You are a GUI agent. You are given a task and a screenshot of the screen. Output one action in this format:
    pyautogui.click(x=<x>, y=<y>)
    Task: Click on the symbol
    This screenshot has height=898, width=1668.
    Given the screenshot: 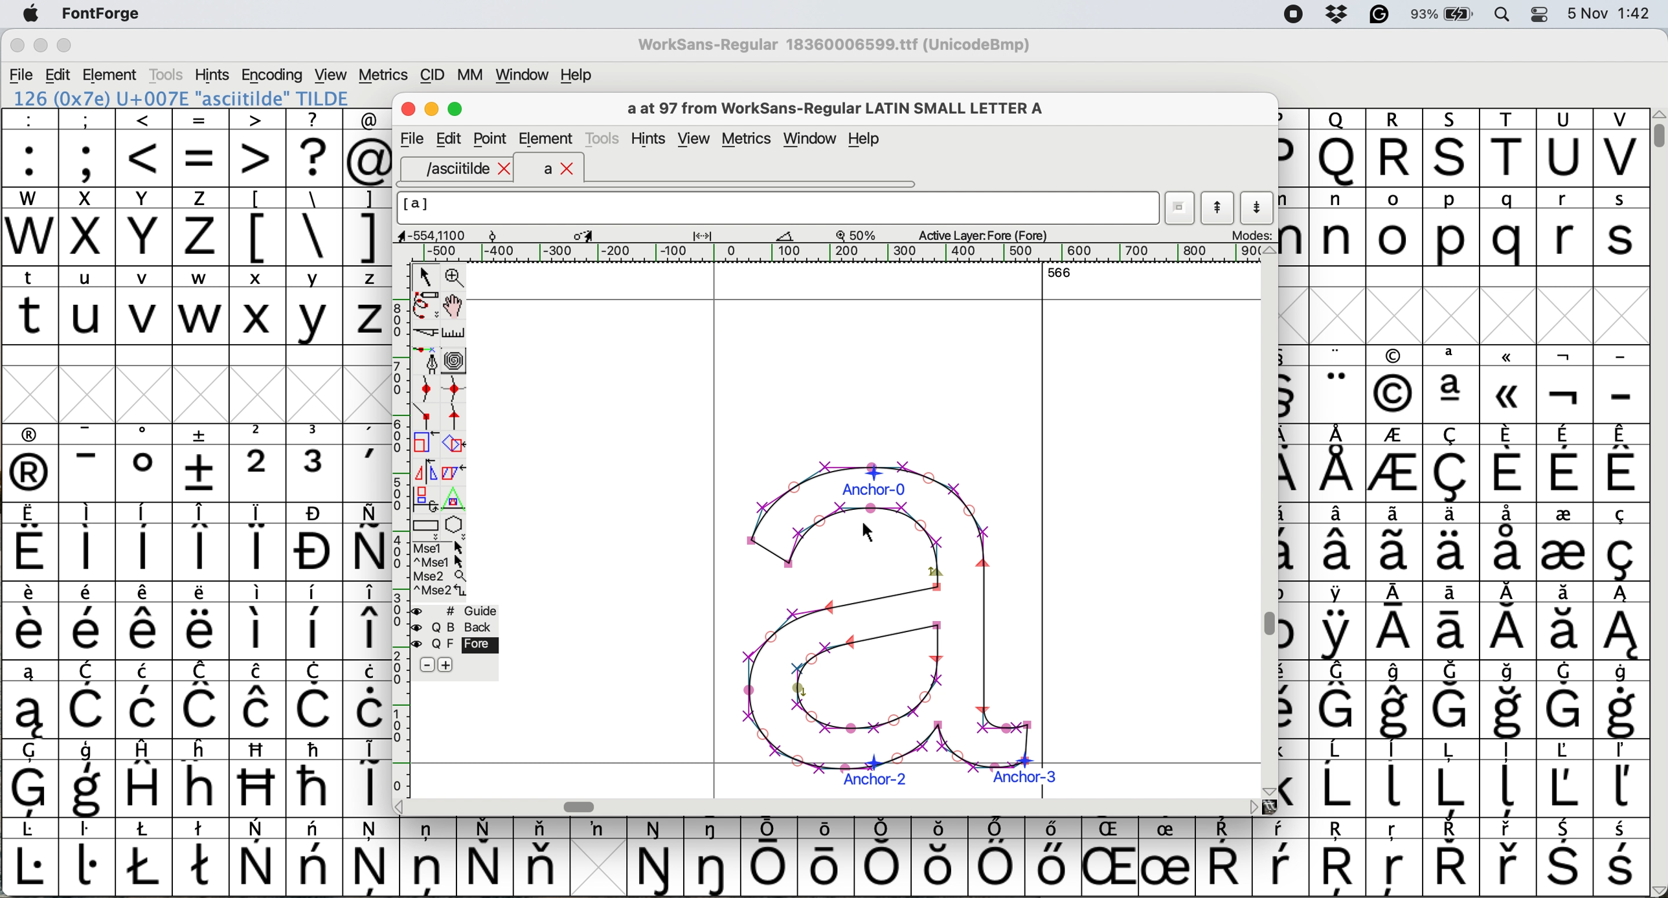 What is the action you would take?
    pyautogui.click(x=202, y=542)
    